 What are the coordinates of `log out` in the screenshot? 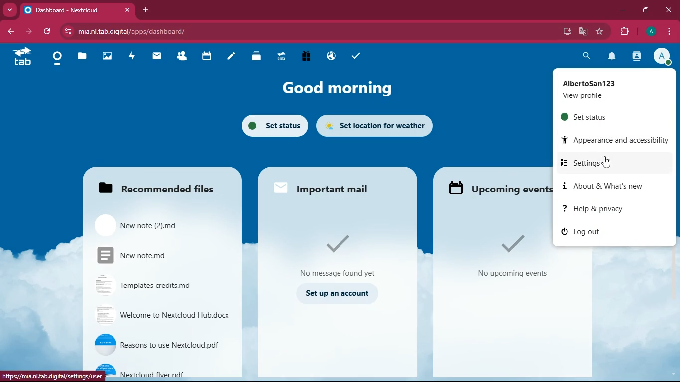 It's located at (613, 234).